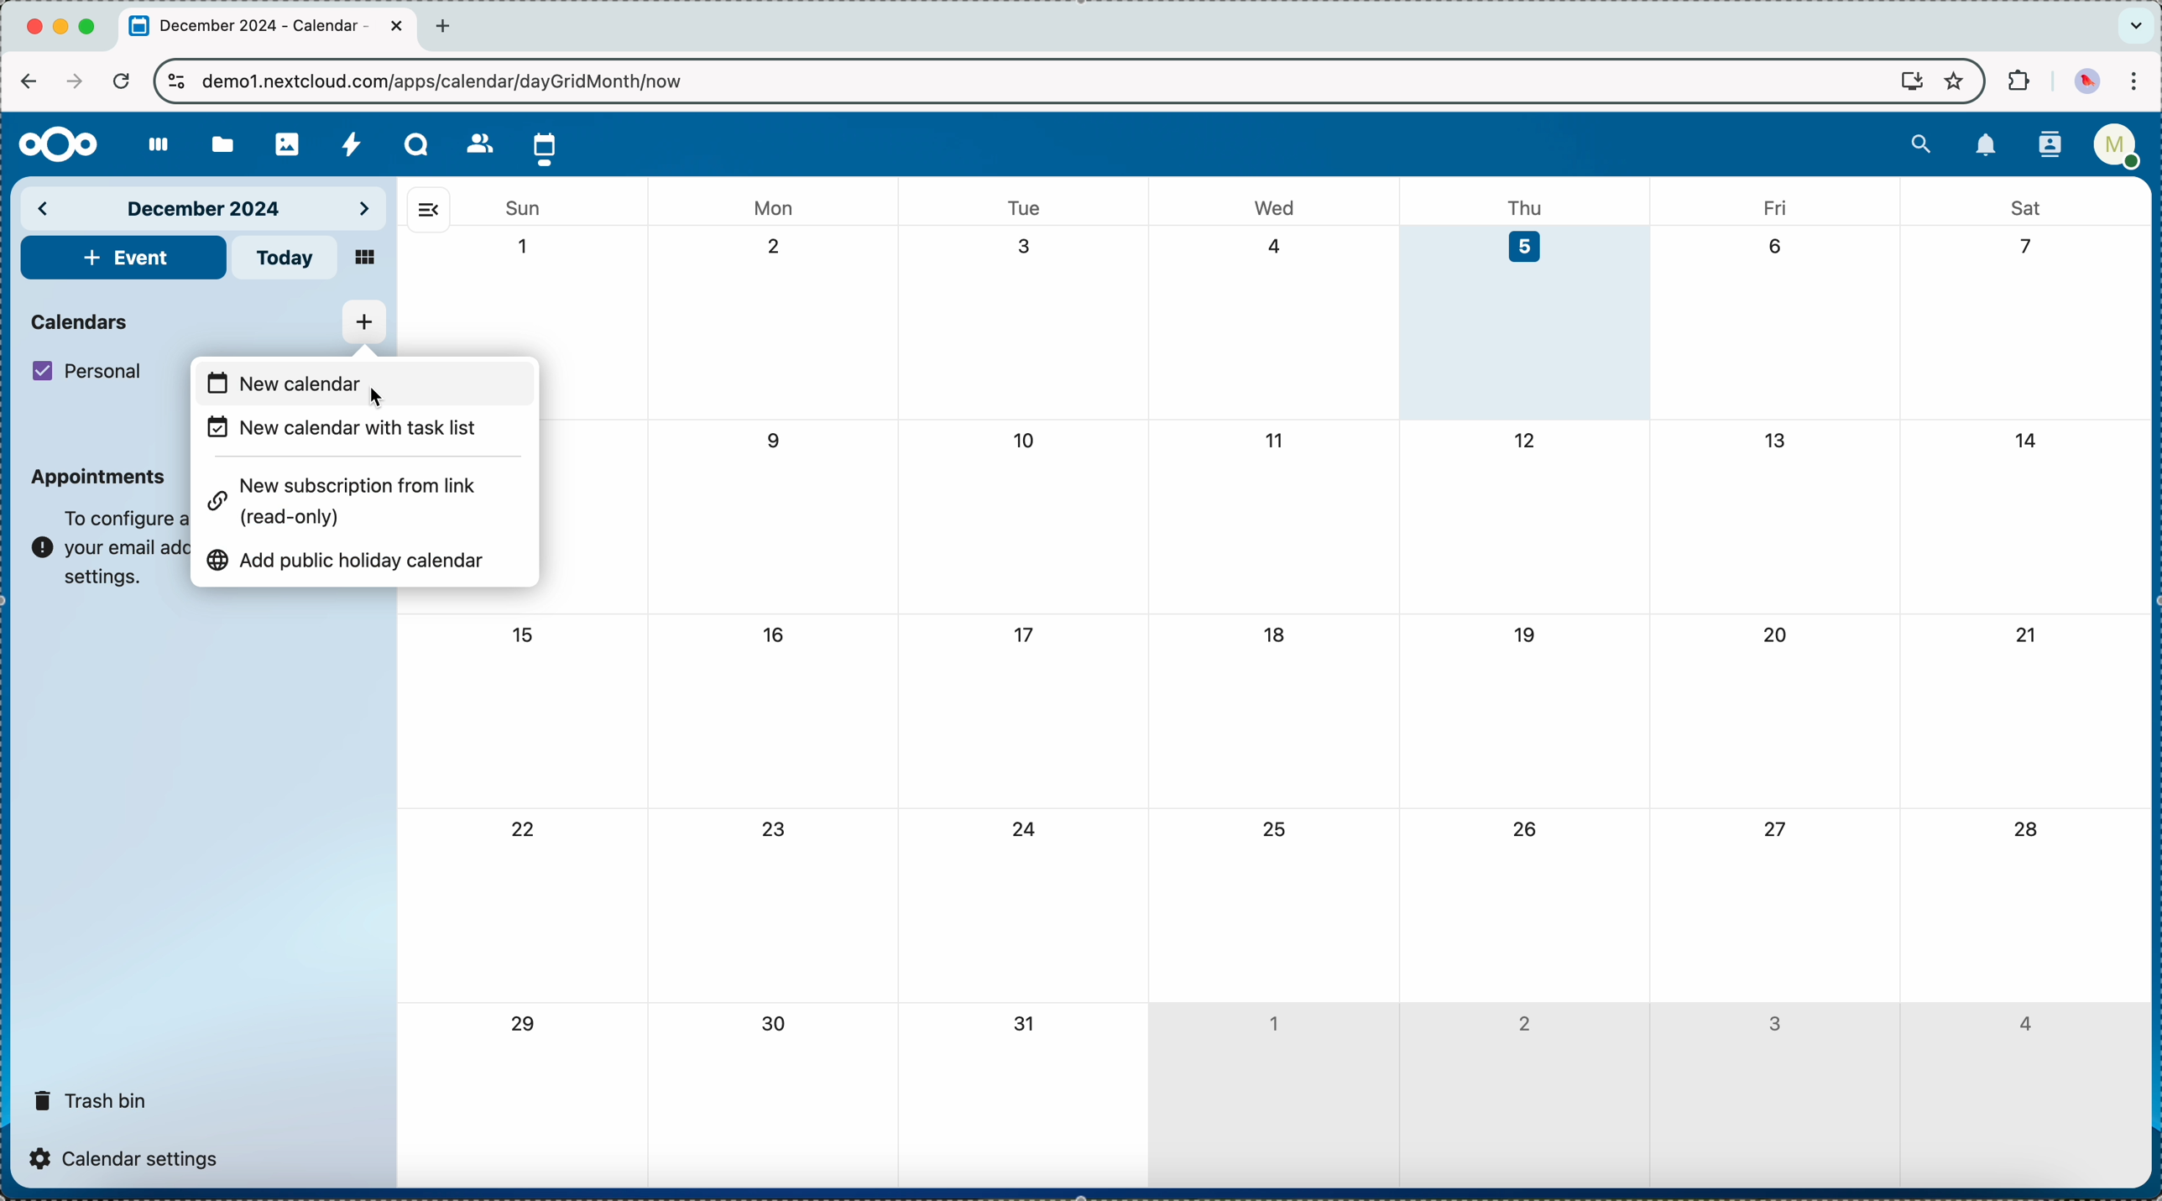 This screenshot has height=1201, width=2162. I want to click on 1, so click(525, 247).